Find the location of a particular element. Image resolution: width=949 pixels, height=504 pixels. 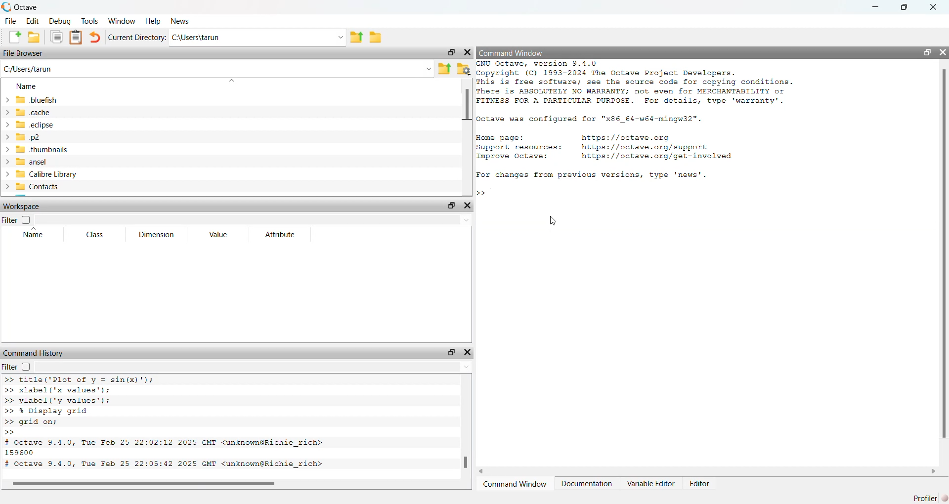

.cache is located at coordinates (32, 113).